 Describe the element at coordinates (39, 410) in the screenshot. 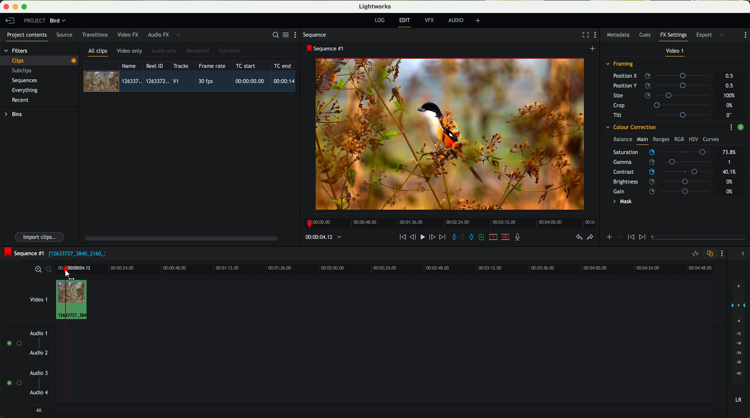

I see `all` at that location.